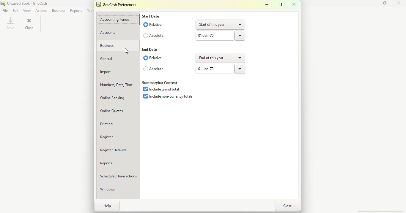 The height and width of the screenshot is (213, 406). I want to click on Summarybar content, so click(163, 82).